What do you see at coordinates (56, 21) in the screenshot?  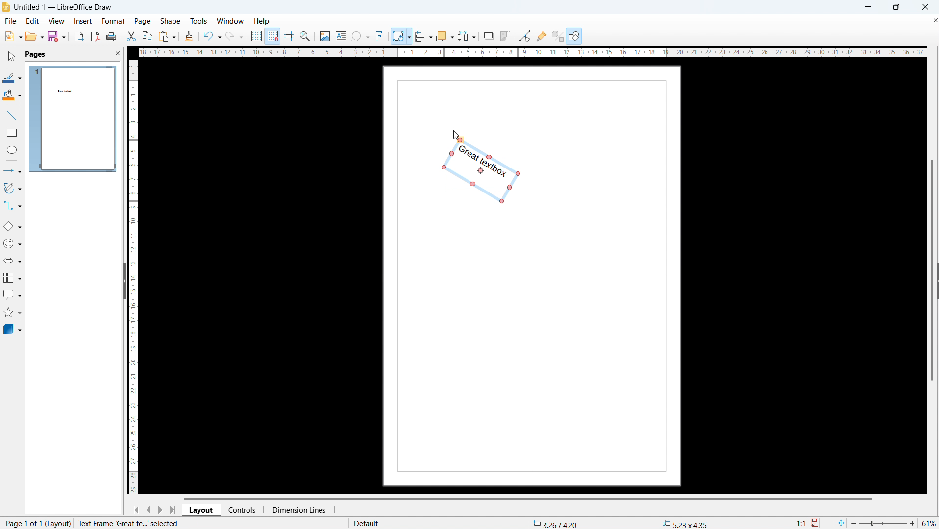 I see `view` at bounding box center [56, 21].